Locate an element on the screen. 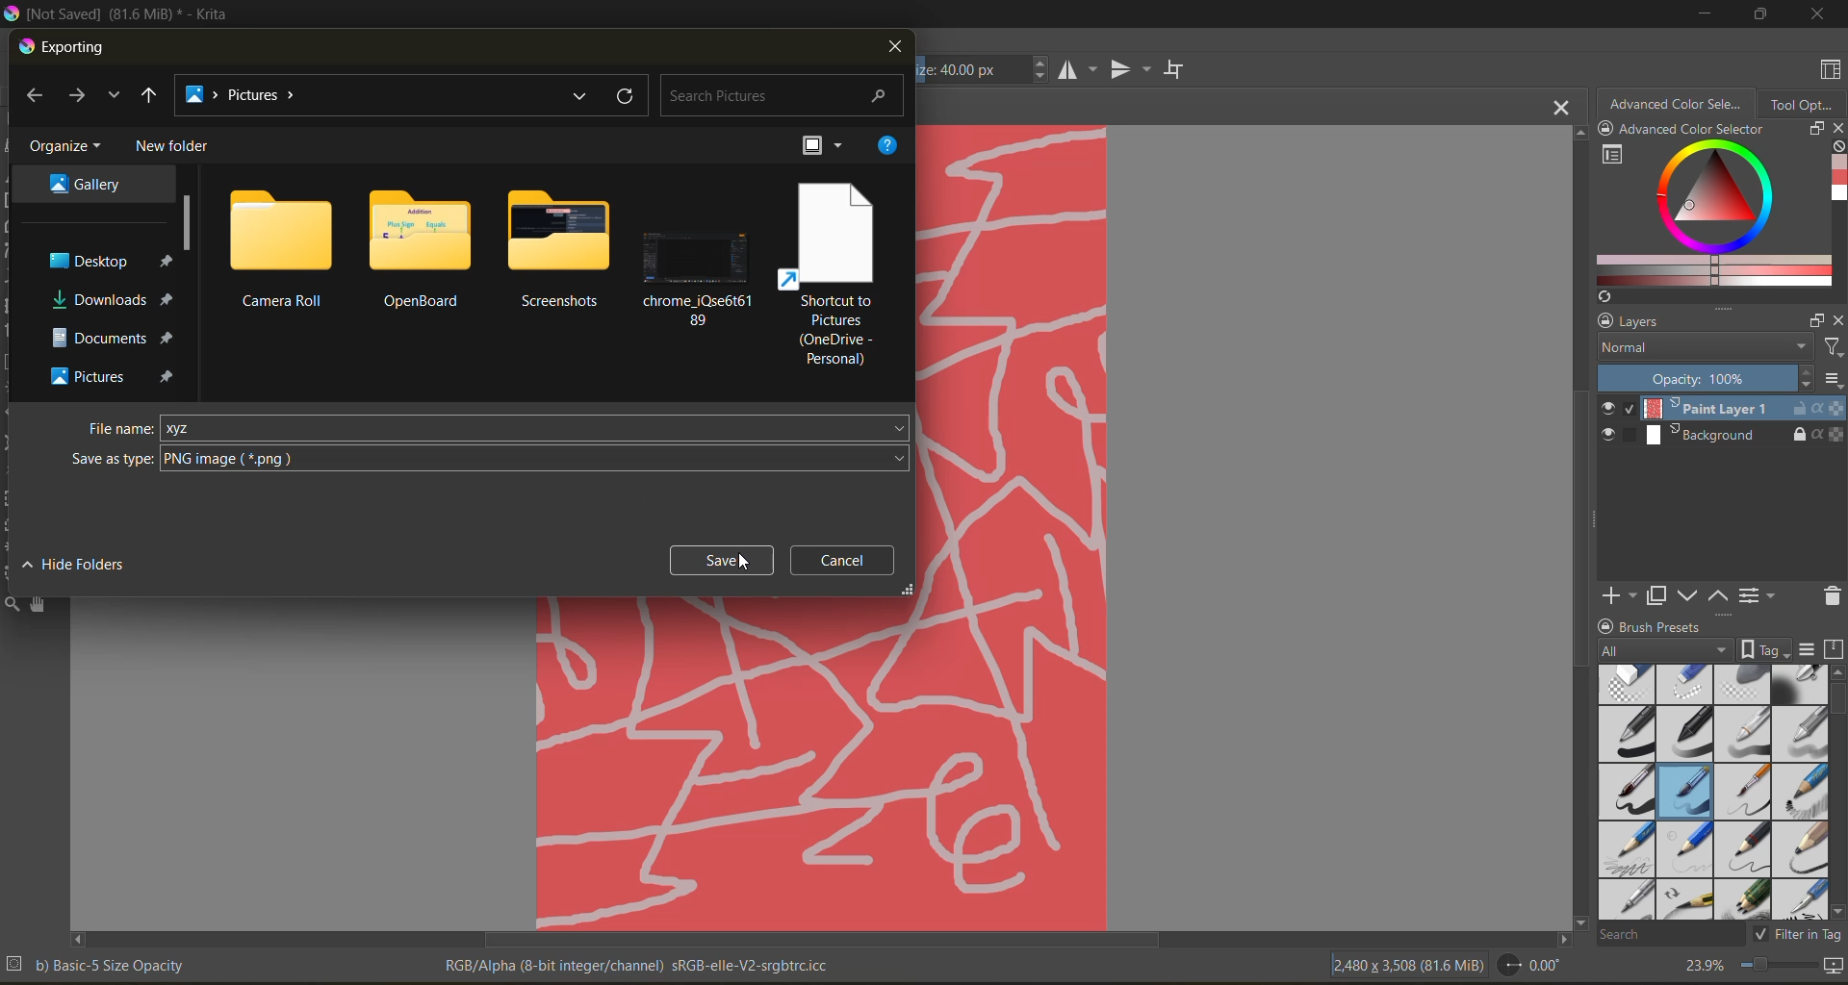  mask up is located at coordinates (1720, 594).